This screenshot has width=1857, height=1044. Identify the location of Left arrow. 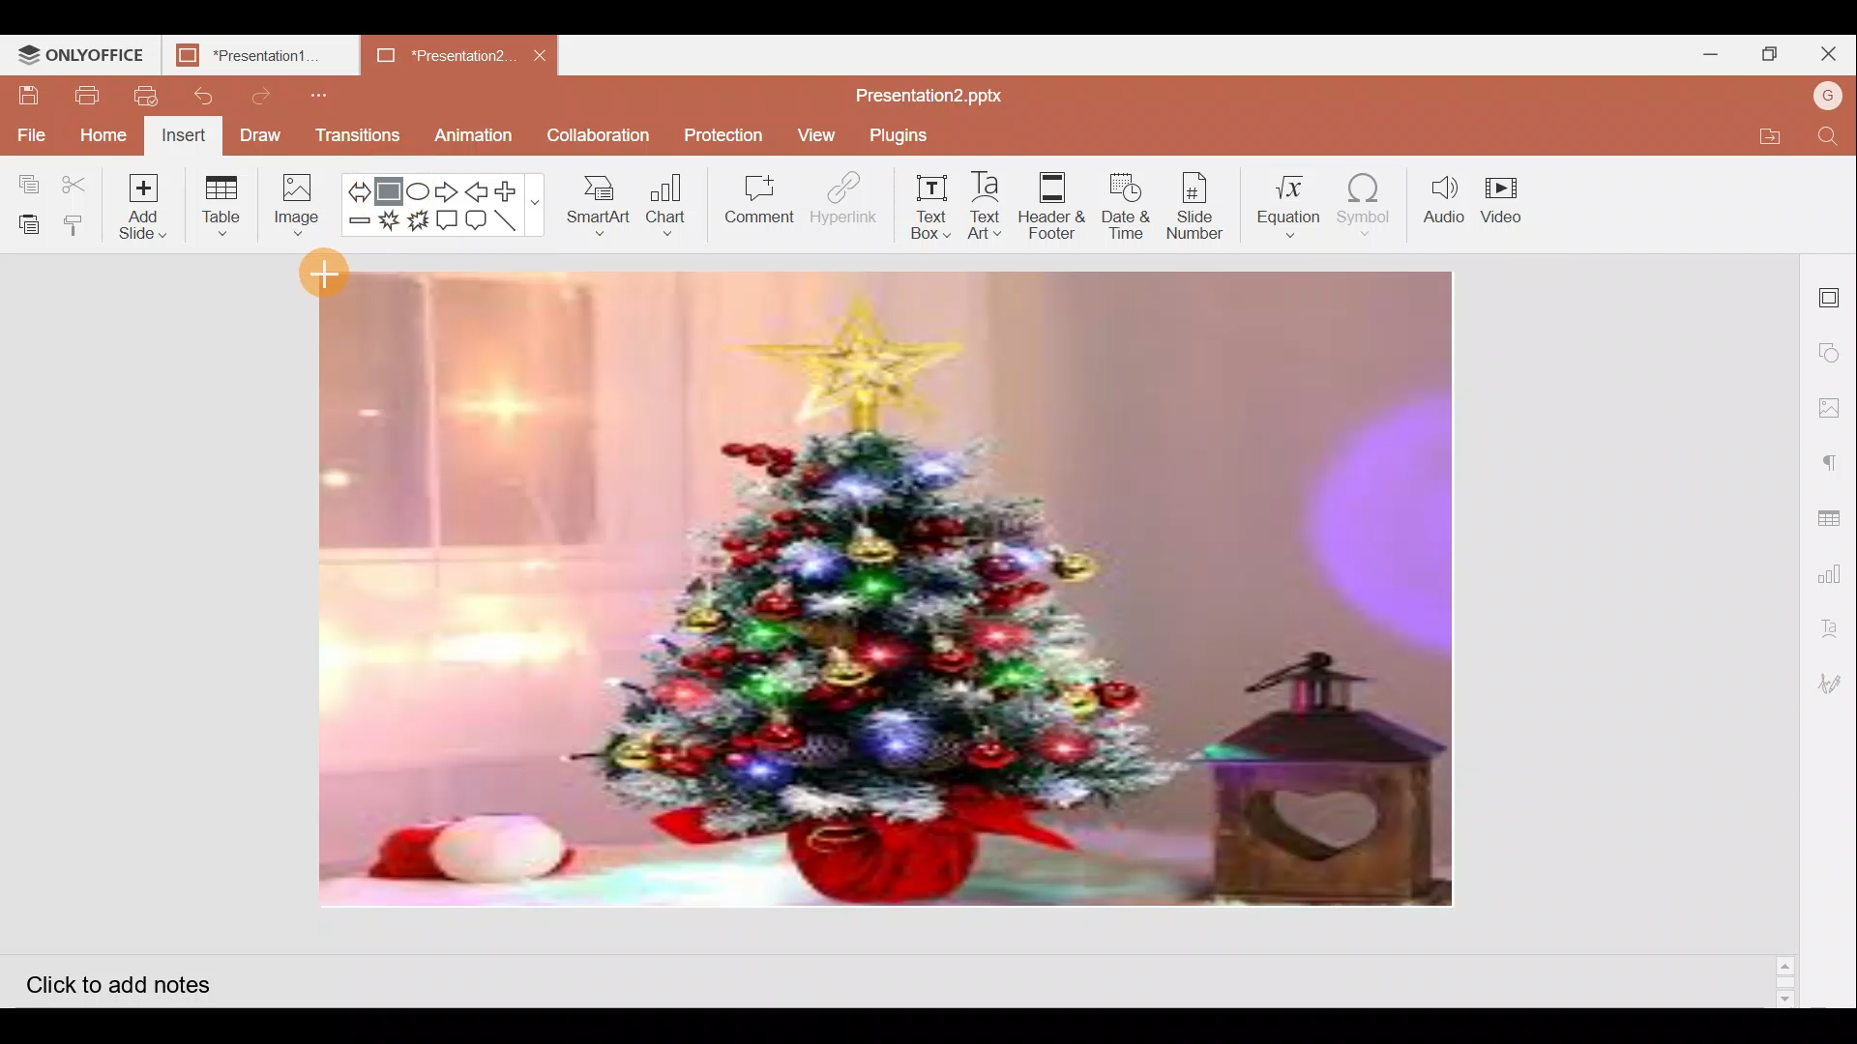
(477, 189).